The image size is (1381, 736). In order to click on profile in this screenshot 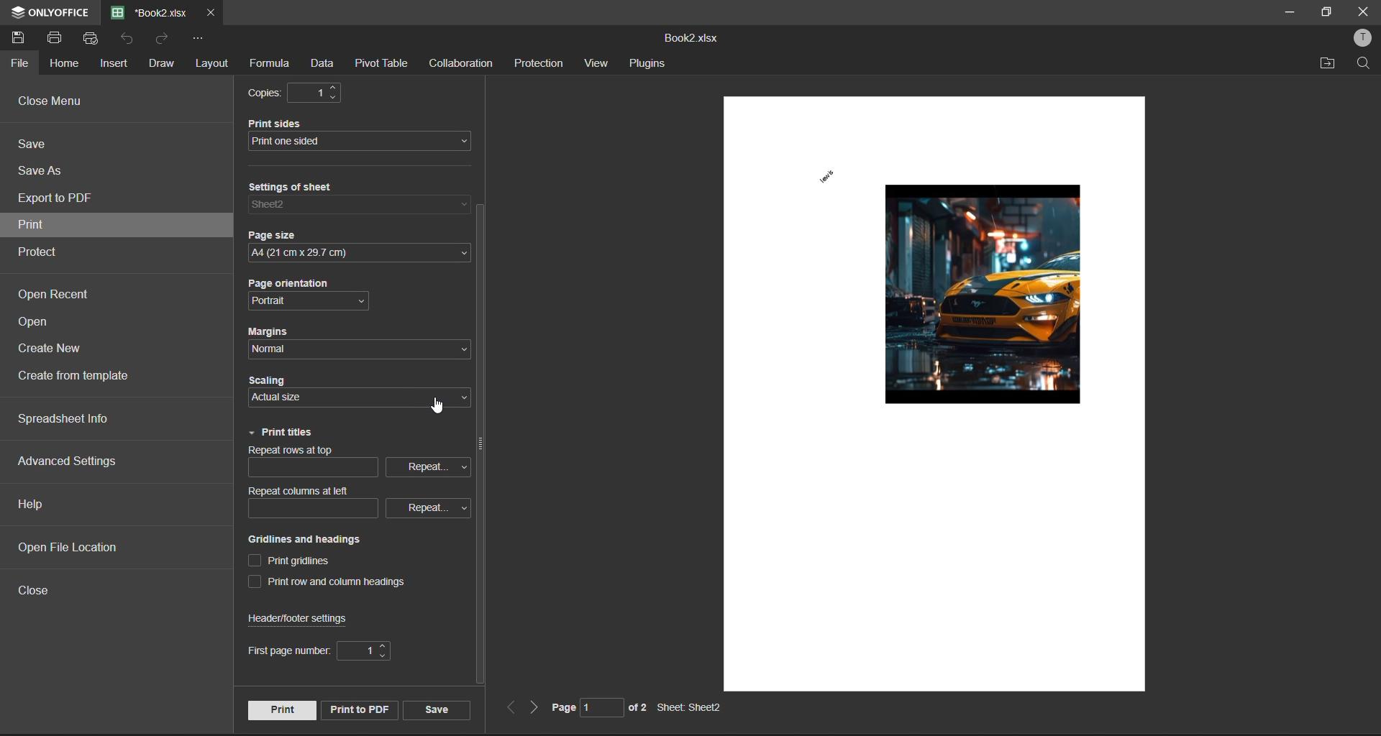, I will do `click(1364, 40)`.